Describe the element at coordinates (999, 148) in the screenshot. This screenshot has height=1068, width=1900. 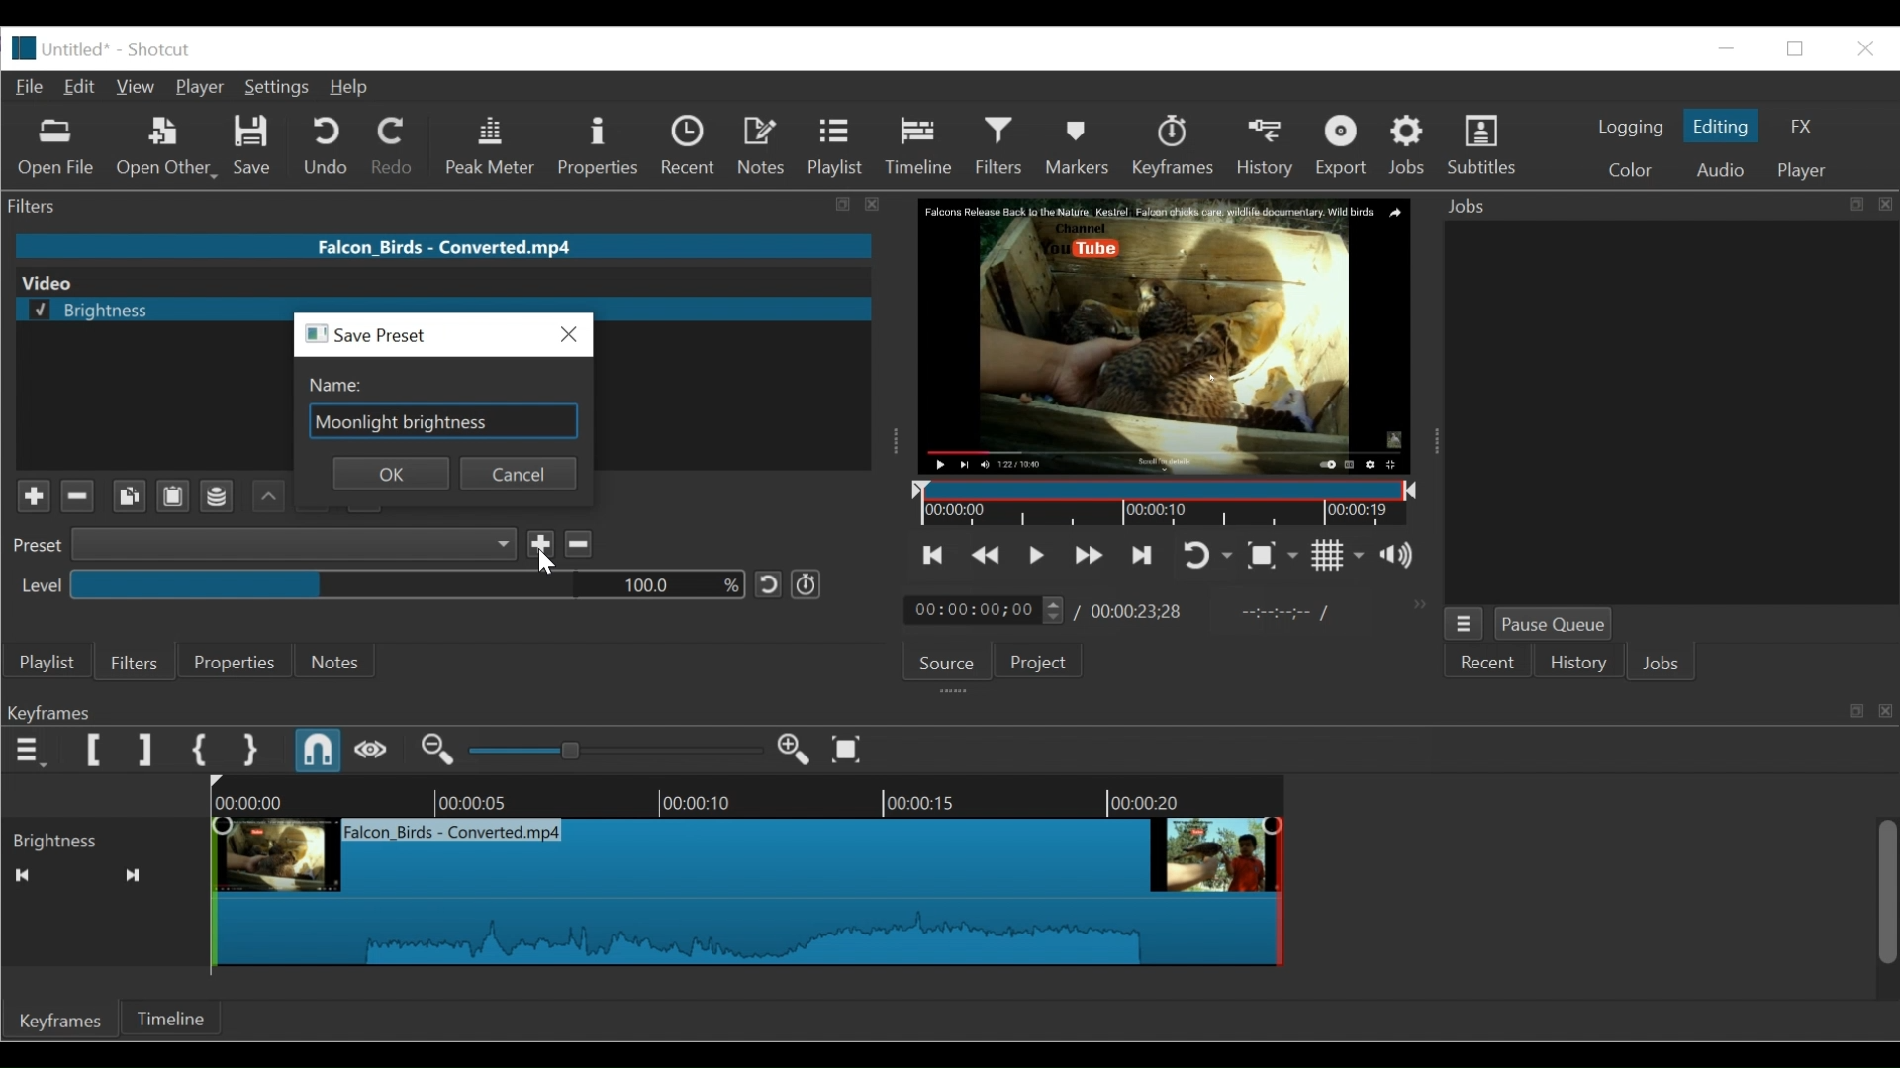
I see `Filters` at that location.